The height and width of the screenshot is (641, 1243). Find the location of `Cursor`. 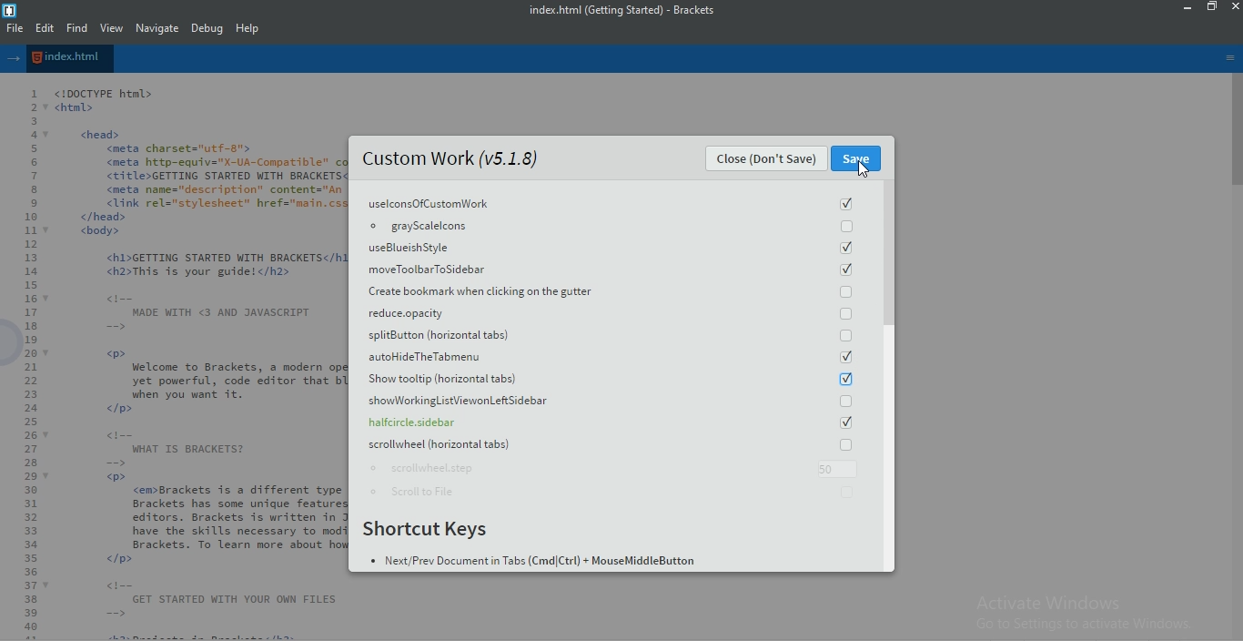

Cursor is located at coordinates (864, 168).